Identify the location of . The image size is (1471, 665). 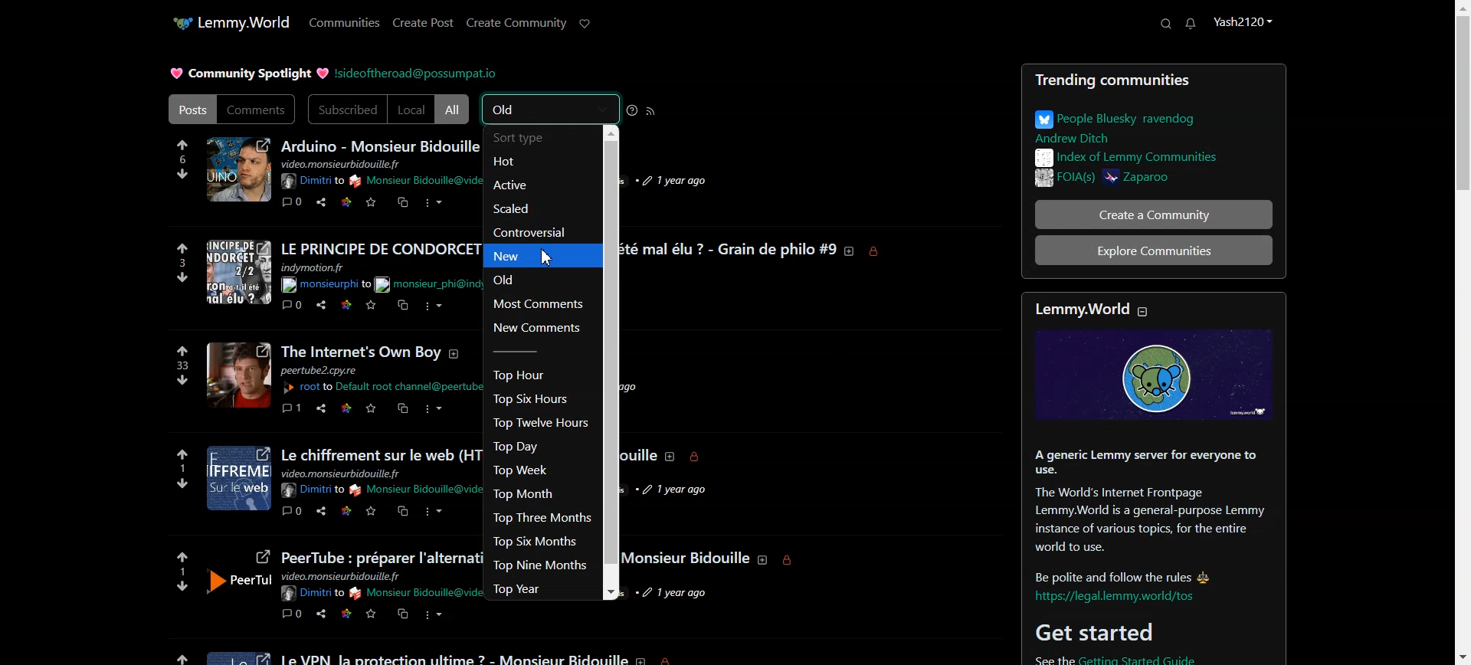
(670, 454).